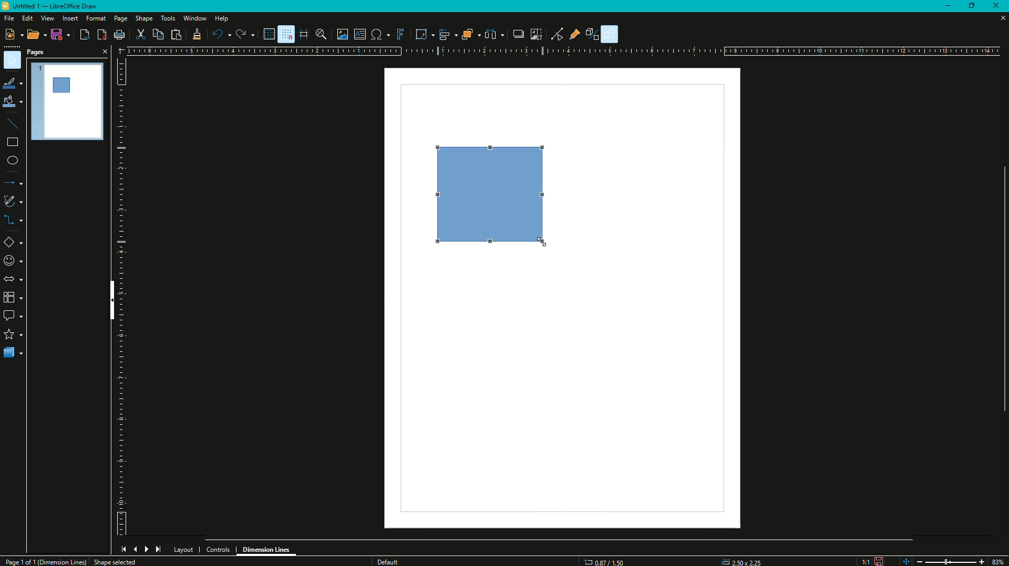 The image size is (1009, 566). What do you see at coordinates (14, 201) in the screenshot?
I see `Sketch` at bounding box center [14, 201].